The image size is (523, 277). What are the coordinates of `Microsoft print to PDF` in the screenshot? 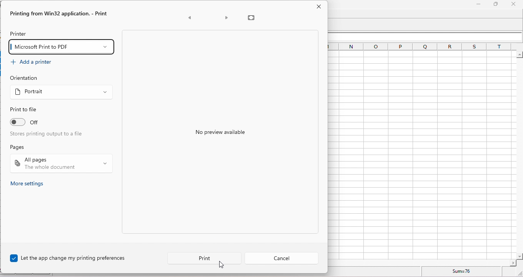 It's located at (63, 47).